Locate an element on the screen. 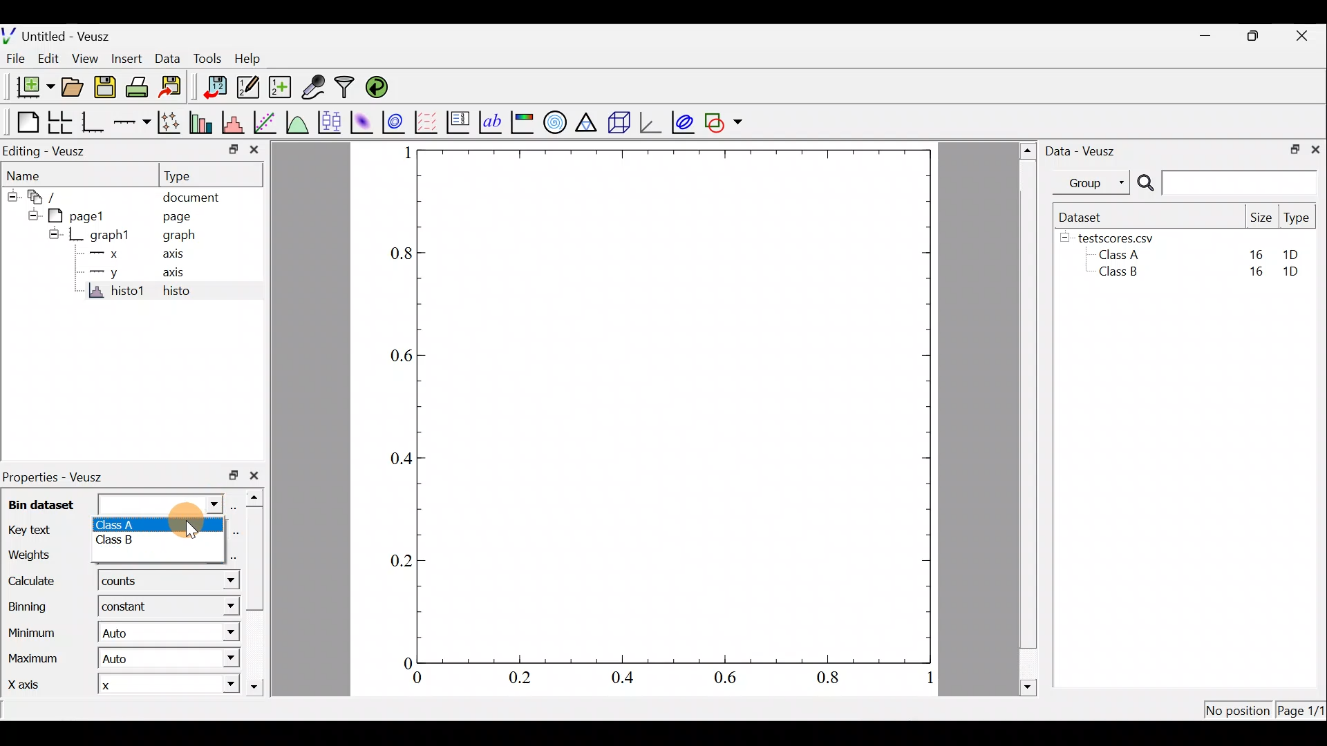 The width and height of the screenshot is (1327, 746). Image color bar is located at coordinates (523, 122).